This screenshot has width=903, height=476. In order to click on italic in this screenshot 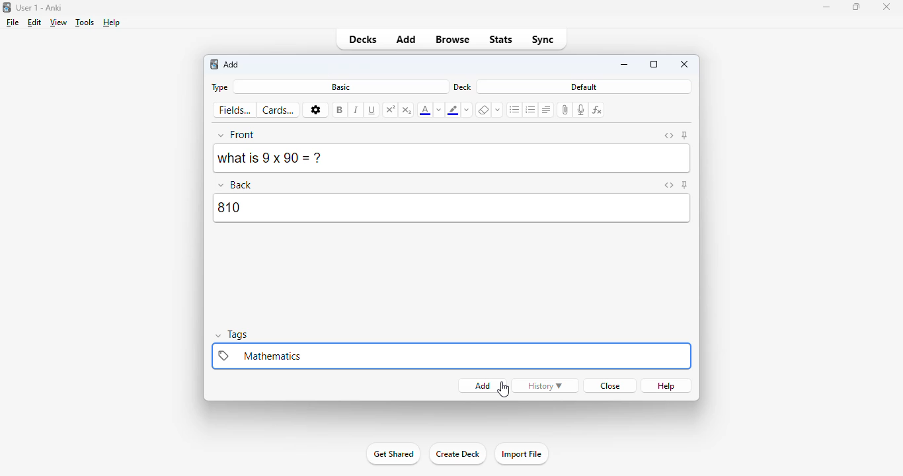, I will do `click(356, 110)`.